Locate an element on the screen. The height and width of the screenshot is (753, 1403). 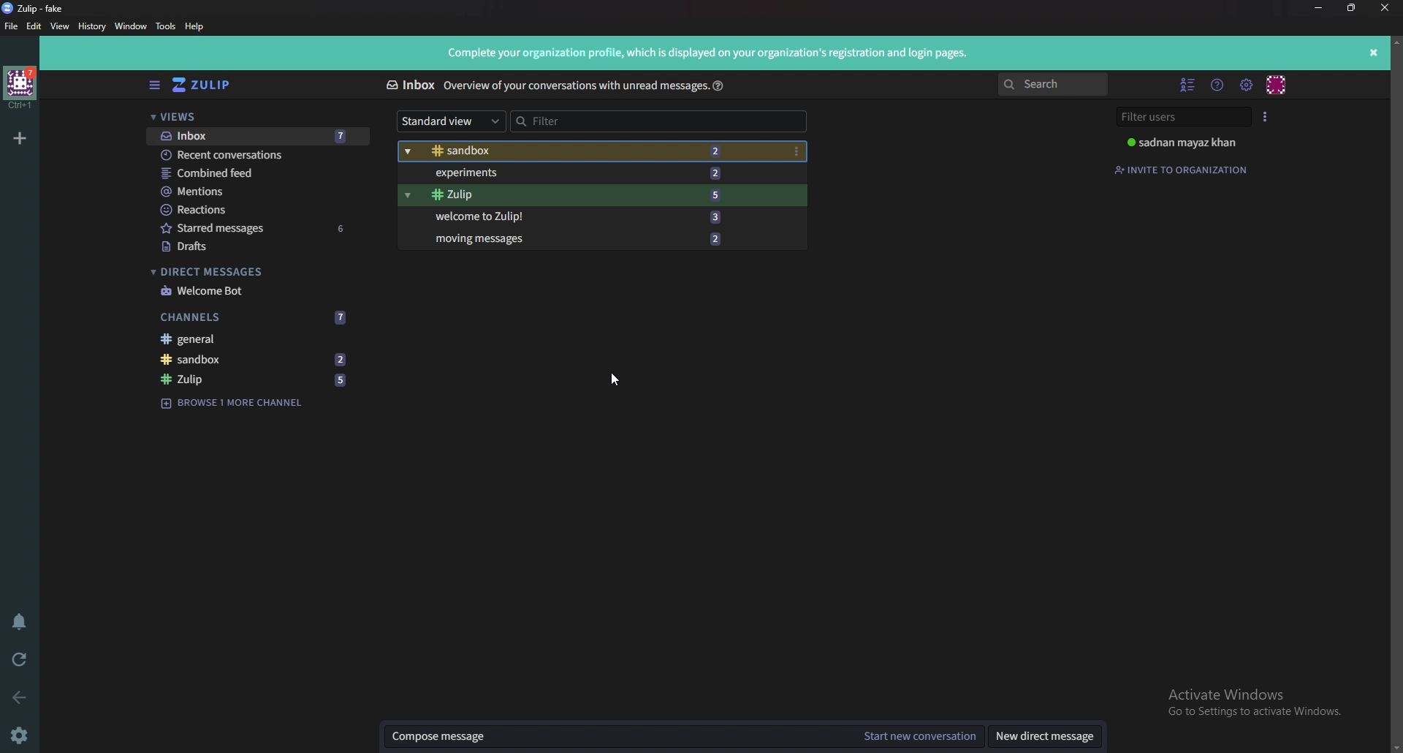
Moving messages is located at coordinates (584, 239).